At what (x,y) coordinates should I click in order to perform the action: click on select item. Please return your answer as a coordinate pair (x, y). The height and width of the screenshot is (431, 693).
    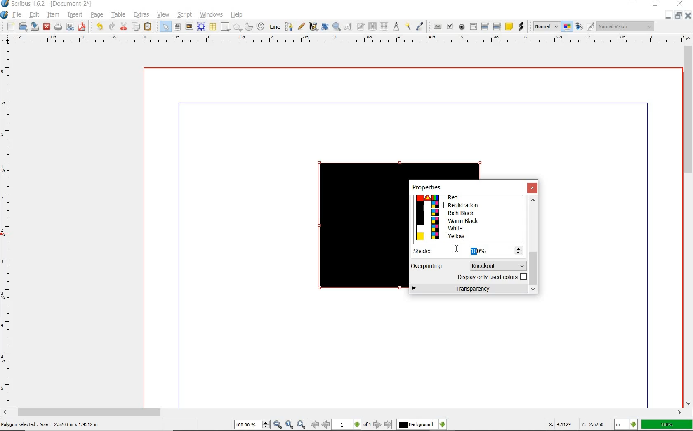
    Looking at the image, I should click on (163, 27).